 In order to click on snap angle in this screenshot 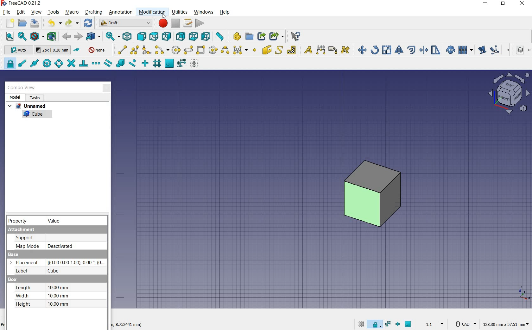, I will do `click(59, 64)`.